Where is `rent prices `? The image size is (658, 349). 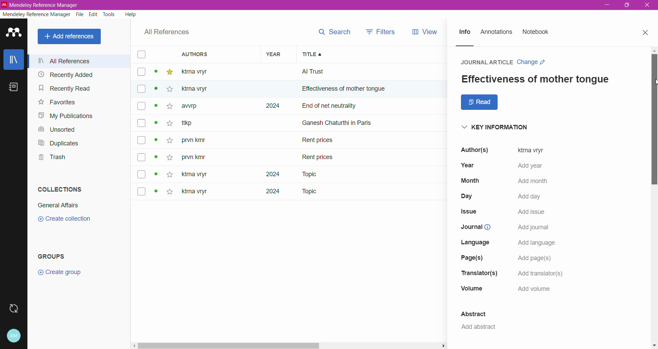 rent prices  is located at coordinates (319, 156).